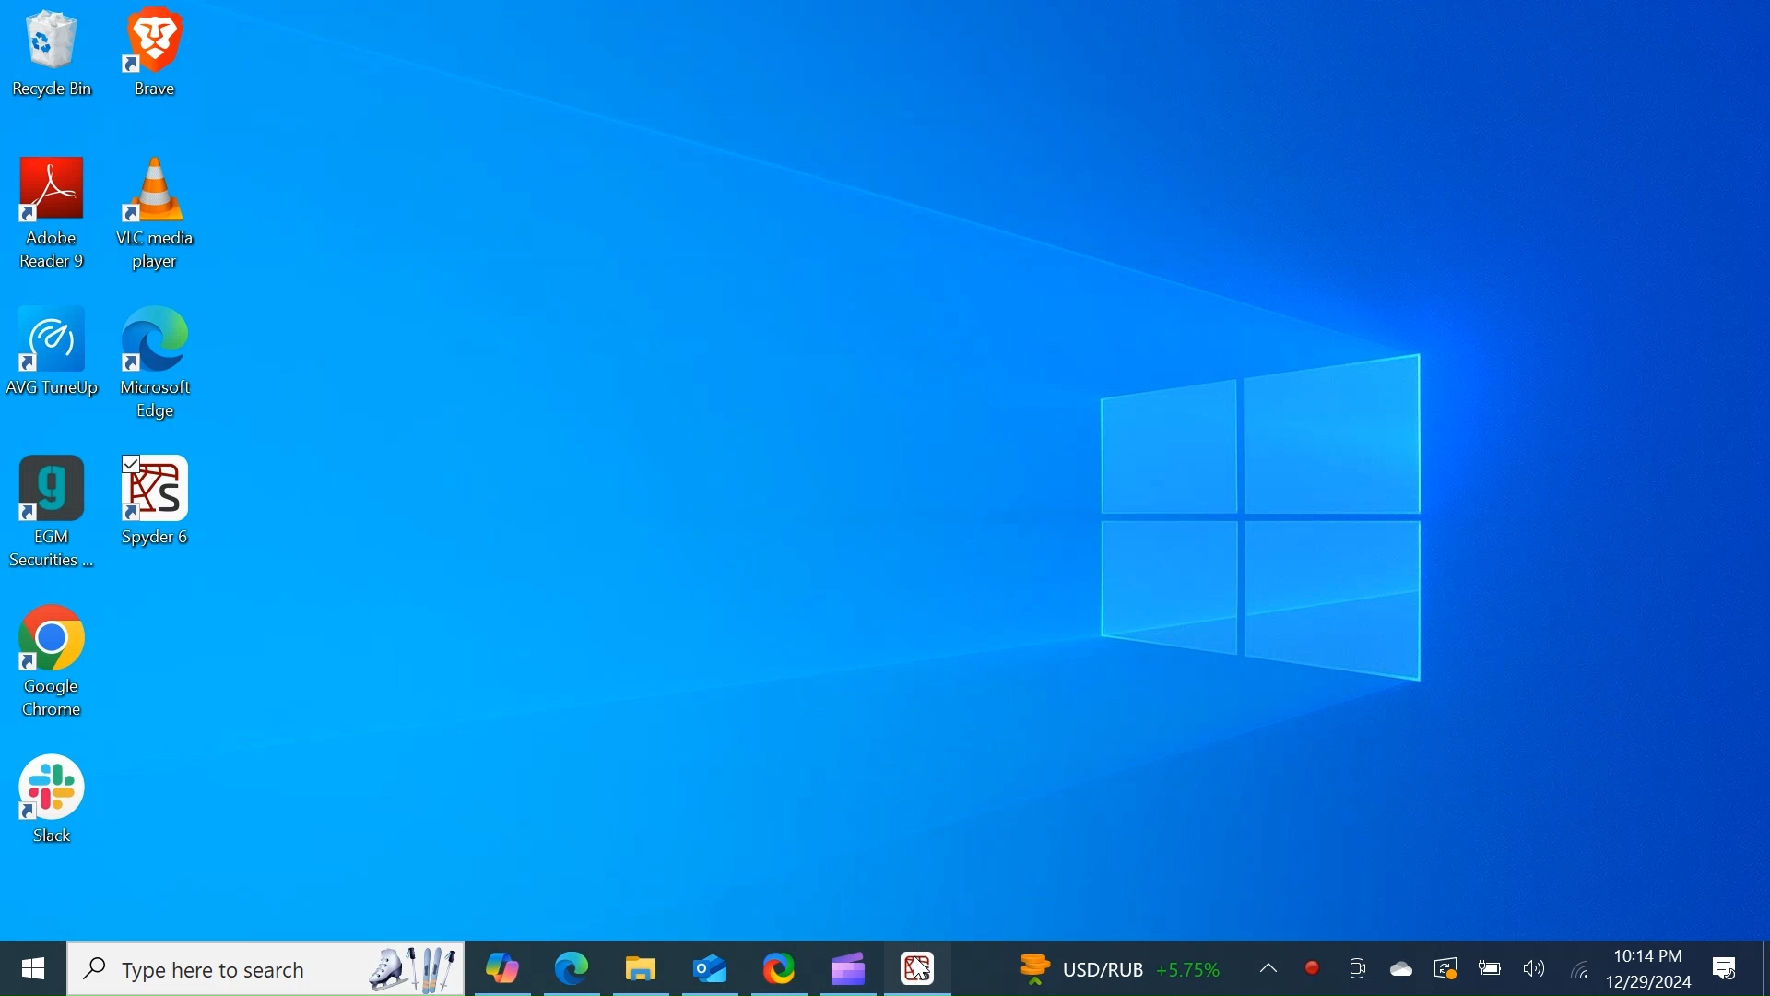 The height and width of the screenshot is (996, 1770). What do you see at coordinates (53, 798) in the screenshot?
I see `Slack Desktop Icon` at bounding box center [53, 798].